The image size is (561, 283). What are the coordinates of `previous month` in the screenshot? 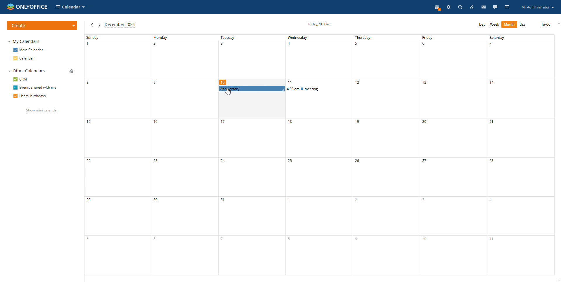 It's located at (92, 25).